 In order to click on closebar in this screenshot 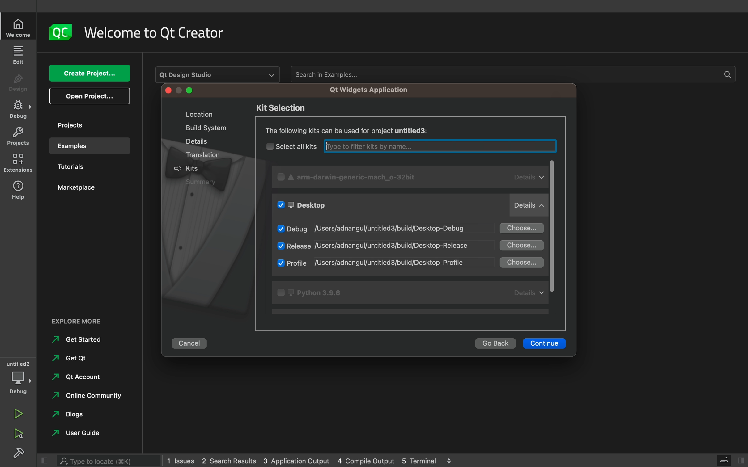, I will do `click(722, 460)`.